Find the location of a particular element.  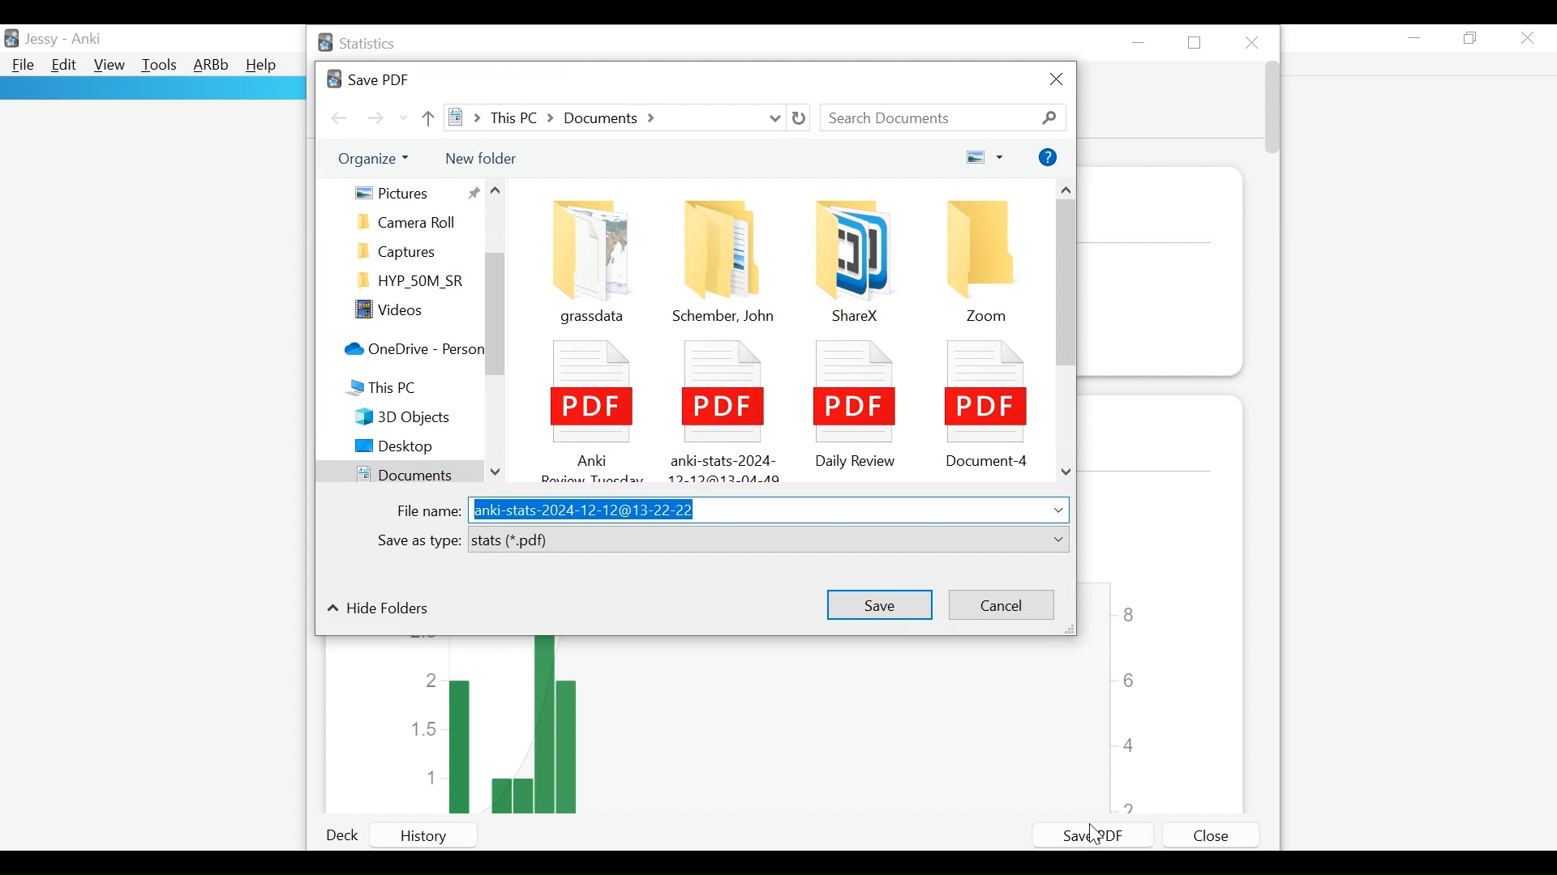

Folder is located at coordinates (724, 258).